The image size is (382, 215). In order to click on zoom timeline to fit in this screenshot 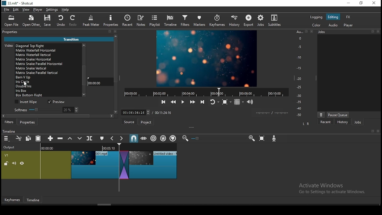, I will do `click(262, 139)`.